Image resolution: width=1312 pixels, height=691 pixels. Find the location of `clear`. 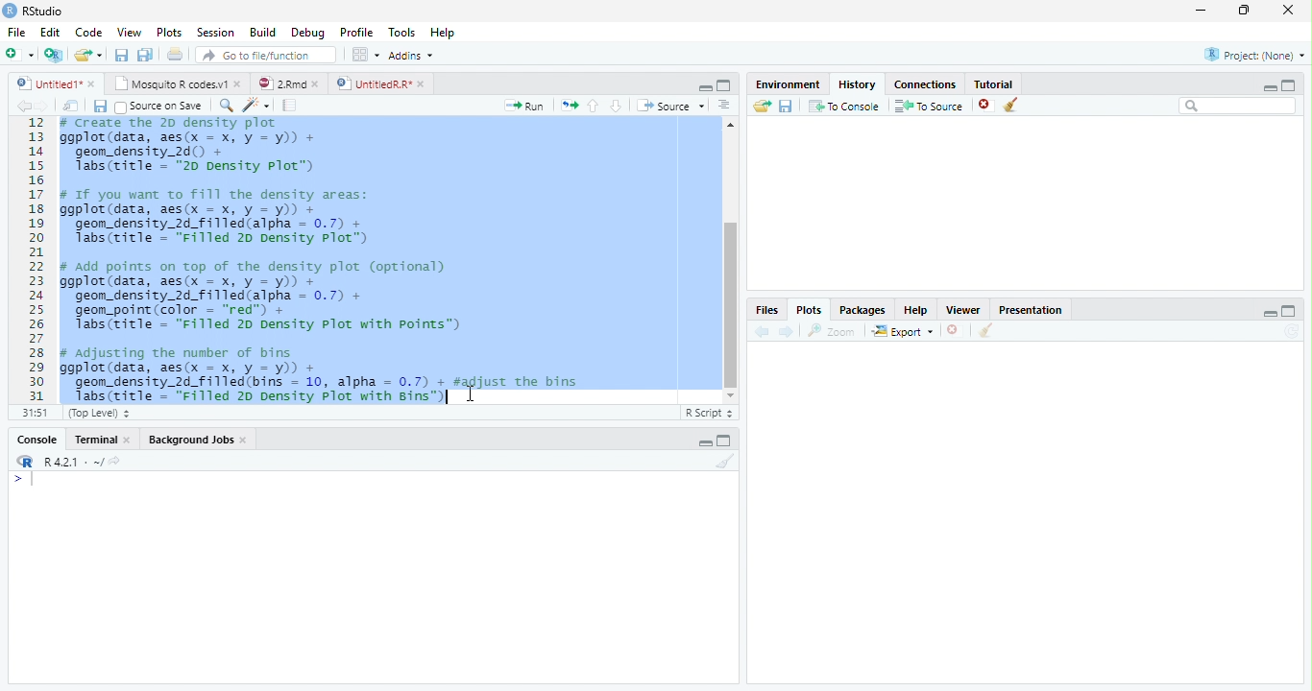

clear is located at coordinates (985, 332).